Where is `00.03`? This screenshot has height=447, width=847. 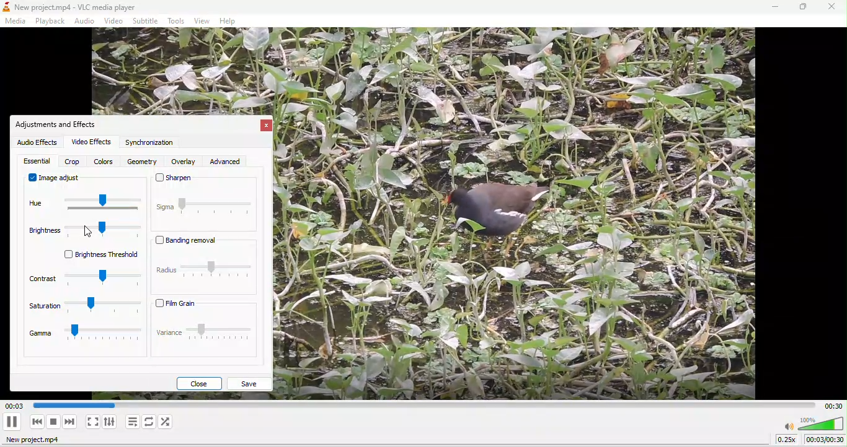 00.03 is located at coordinates (73, 405).